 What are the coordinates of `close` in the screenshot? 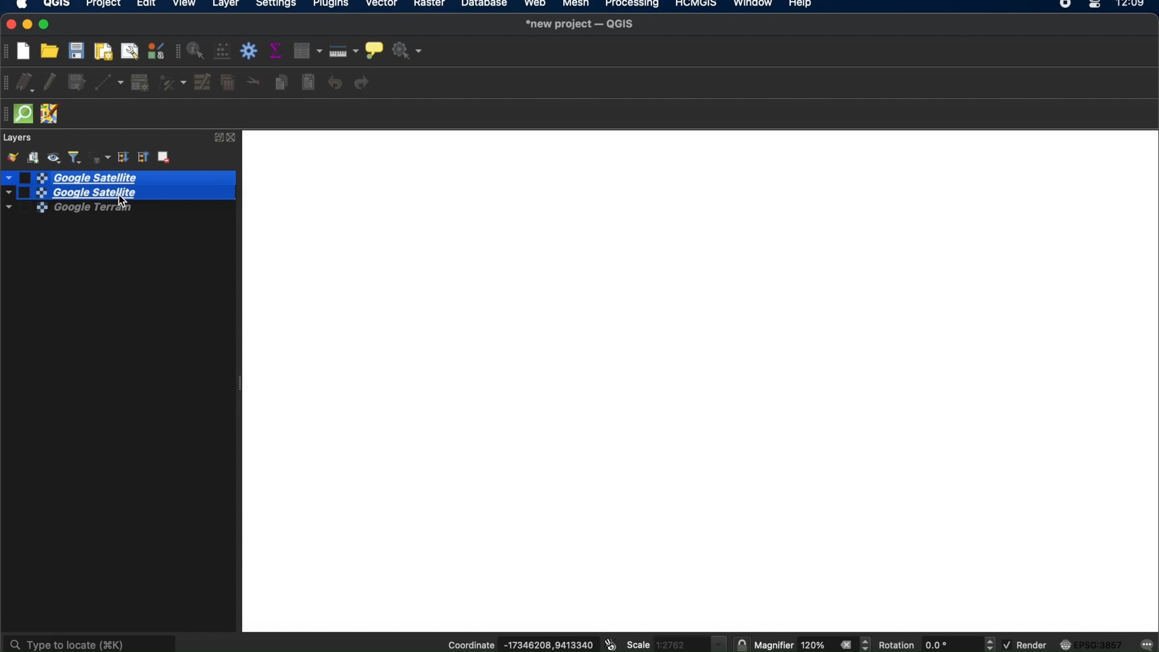 It's located at (234, 138).